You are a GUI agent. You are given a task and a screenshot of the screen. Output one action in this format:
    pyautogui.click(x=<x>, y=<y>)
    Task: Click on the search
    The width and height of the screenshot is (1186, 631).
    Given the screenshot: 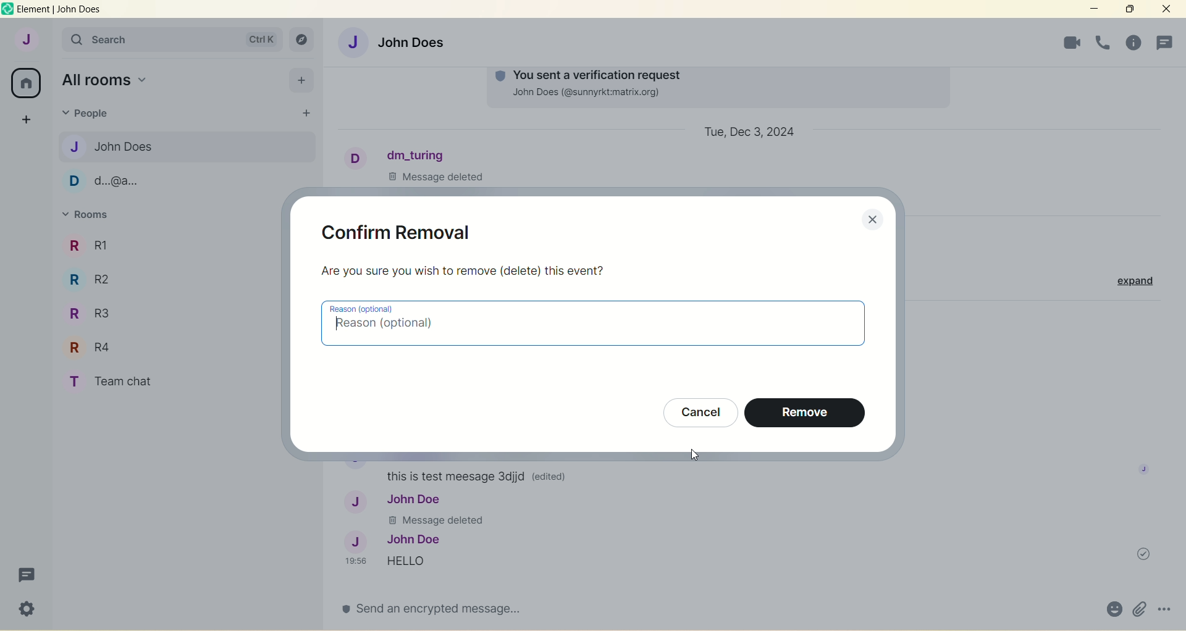 What is the action you would take?
    pyautogui.click(x=91, y=41)
    